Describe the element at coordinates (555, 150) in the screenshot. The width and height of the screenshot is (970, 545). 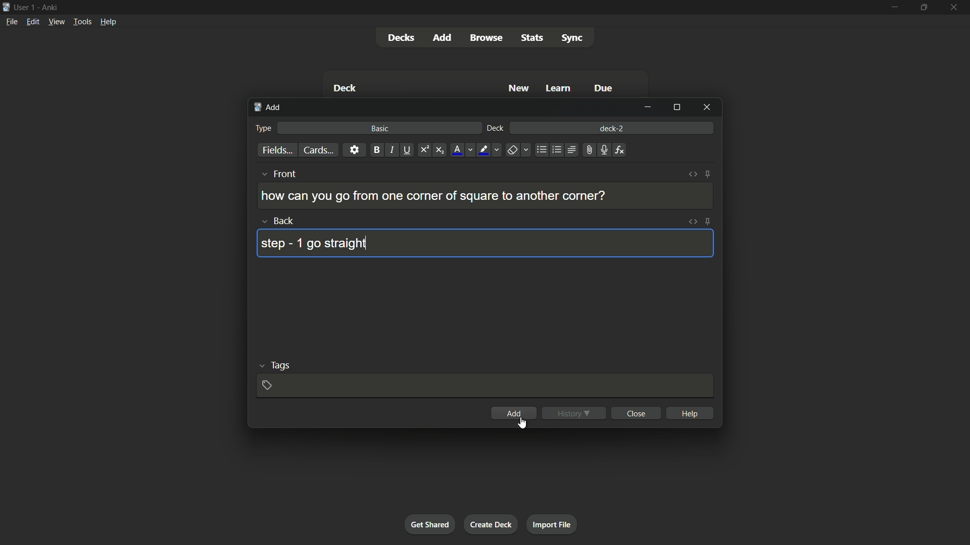
I see `ordered list` at that location.